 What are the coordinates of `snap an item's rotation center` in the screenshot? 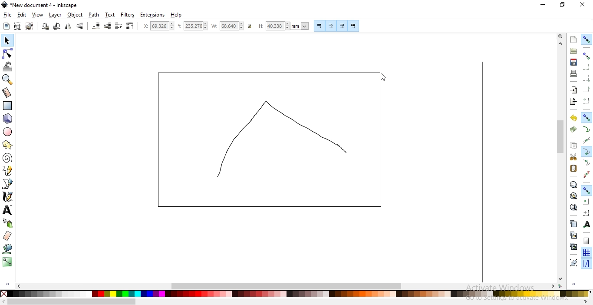 It's located at (586, 212).